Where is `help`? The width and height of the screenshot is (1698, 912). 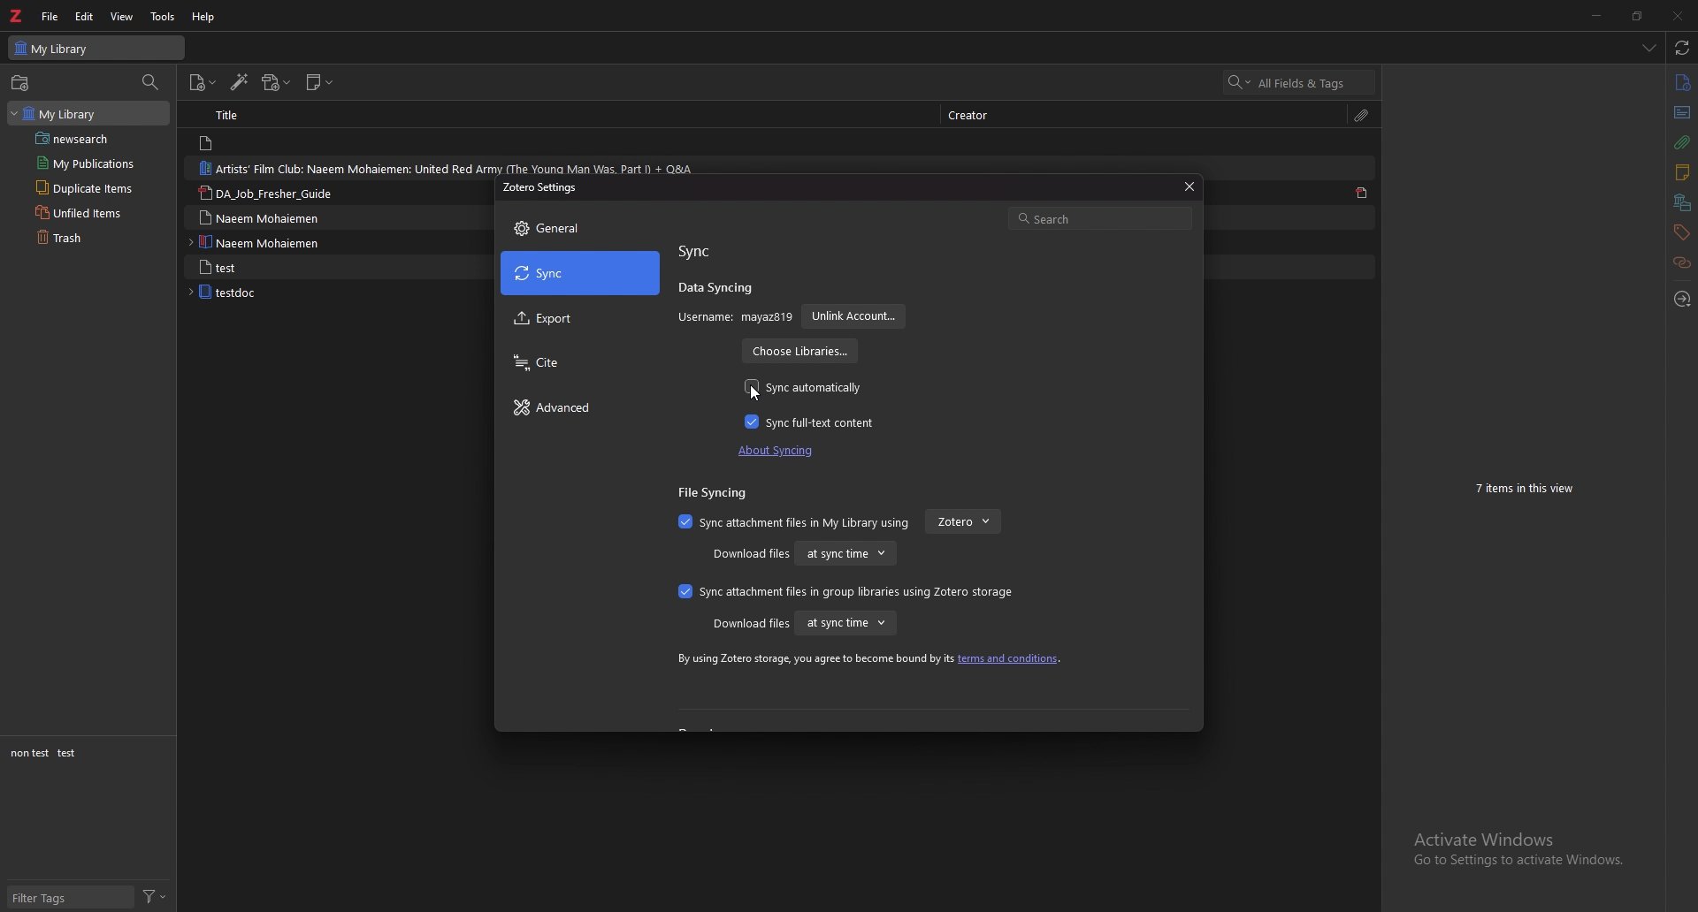
help is located at coordinates (206, 16).